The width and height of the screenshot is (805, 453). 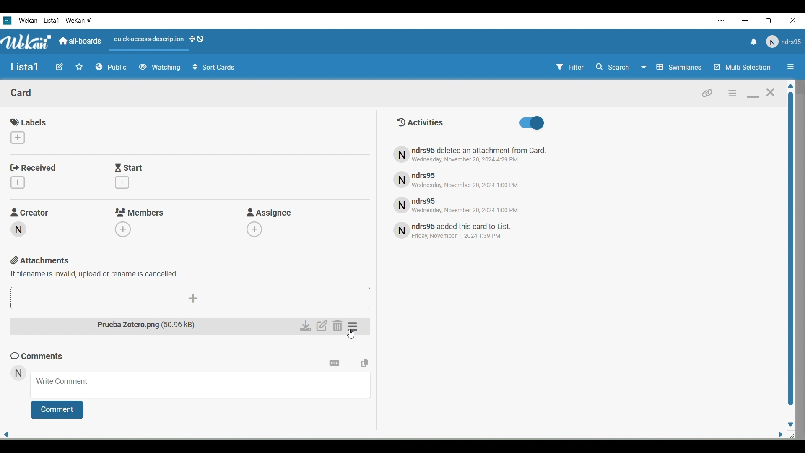 I want to click on Edit, so click(x=322, y=326).